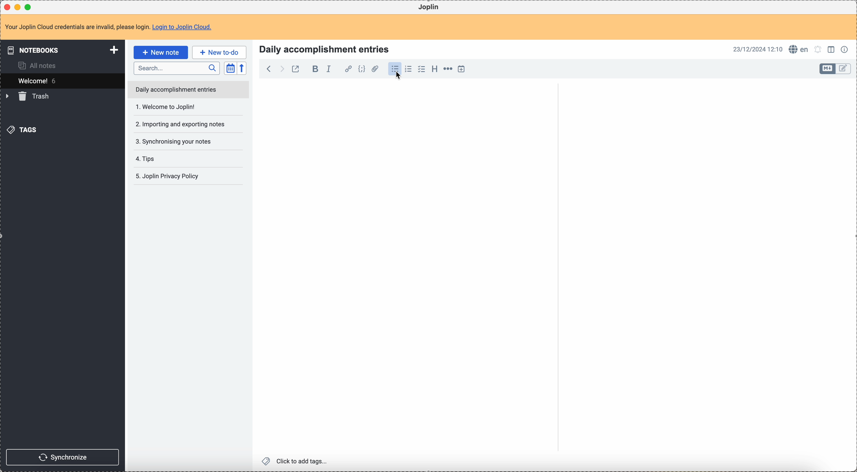  What do you see at coordinates (62, 456) in the screenshot?
I see `synchronize` at bounding box center [62, 456].